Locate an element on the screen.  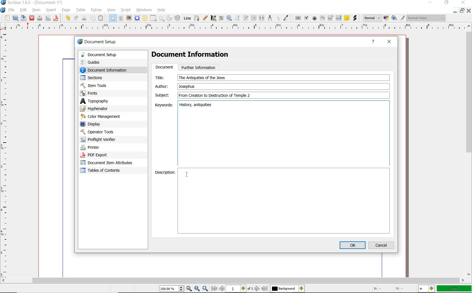
pdf list box is located at coordinates (338, 18).